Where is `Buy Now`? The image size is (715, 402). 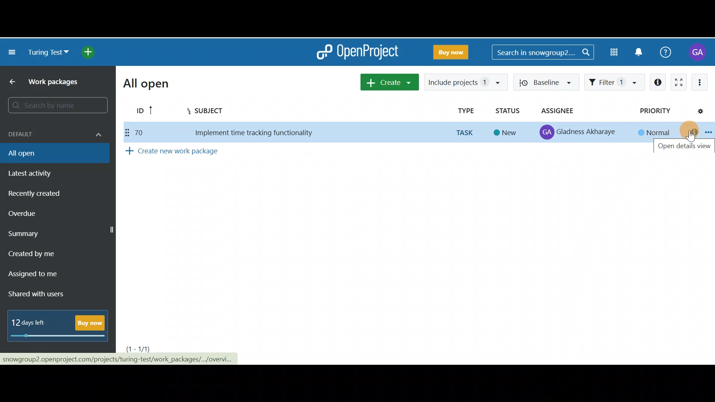 Buy Now is located at coordinates (449, 51).